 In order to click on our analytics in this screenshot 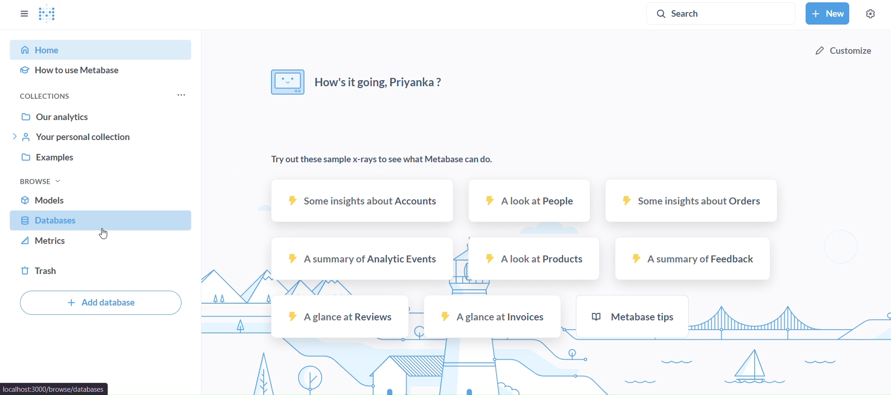, I will do `click(101, 115)`.